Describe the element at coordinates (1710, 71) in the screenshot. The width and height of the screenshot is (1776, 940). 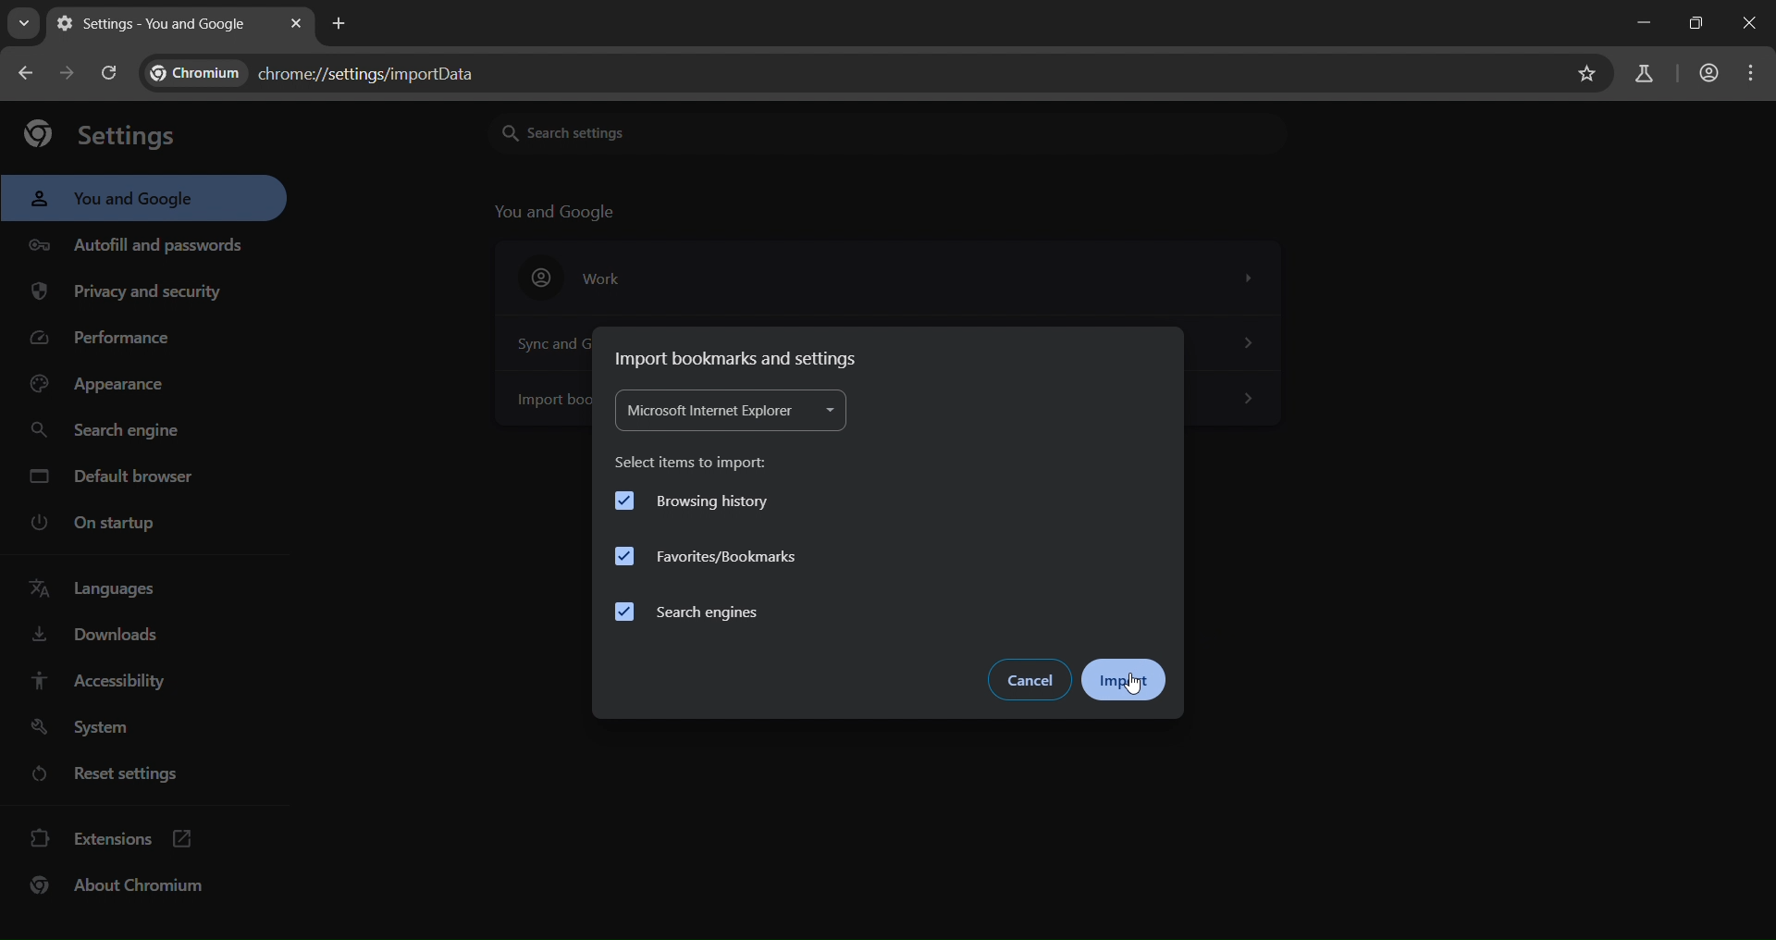
I see `account` at that location.